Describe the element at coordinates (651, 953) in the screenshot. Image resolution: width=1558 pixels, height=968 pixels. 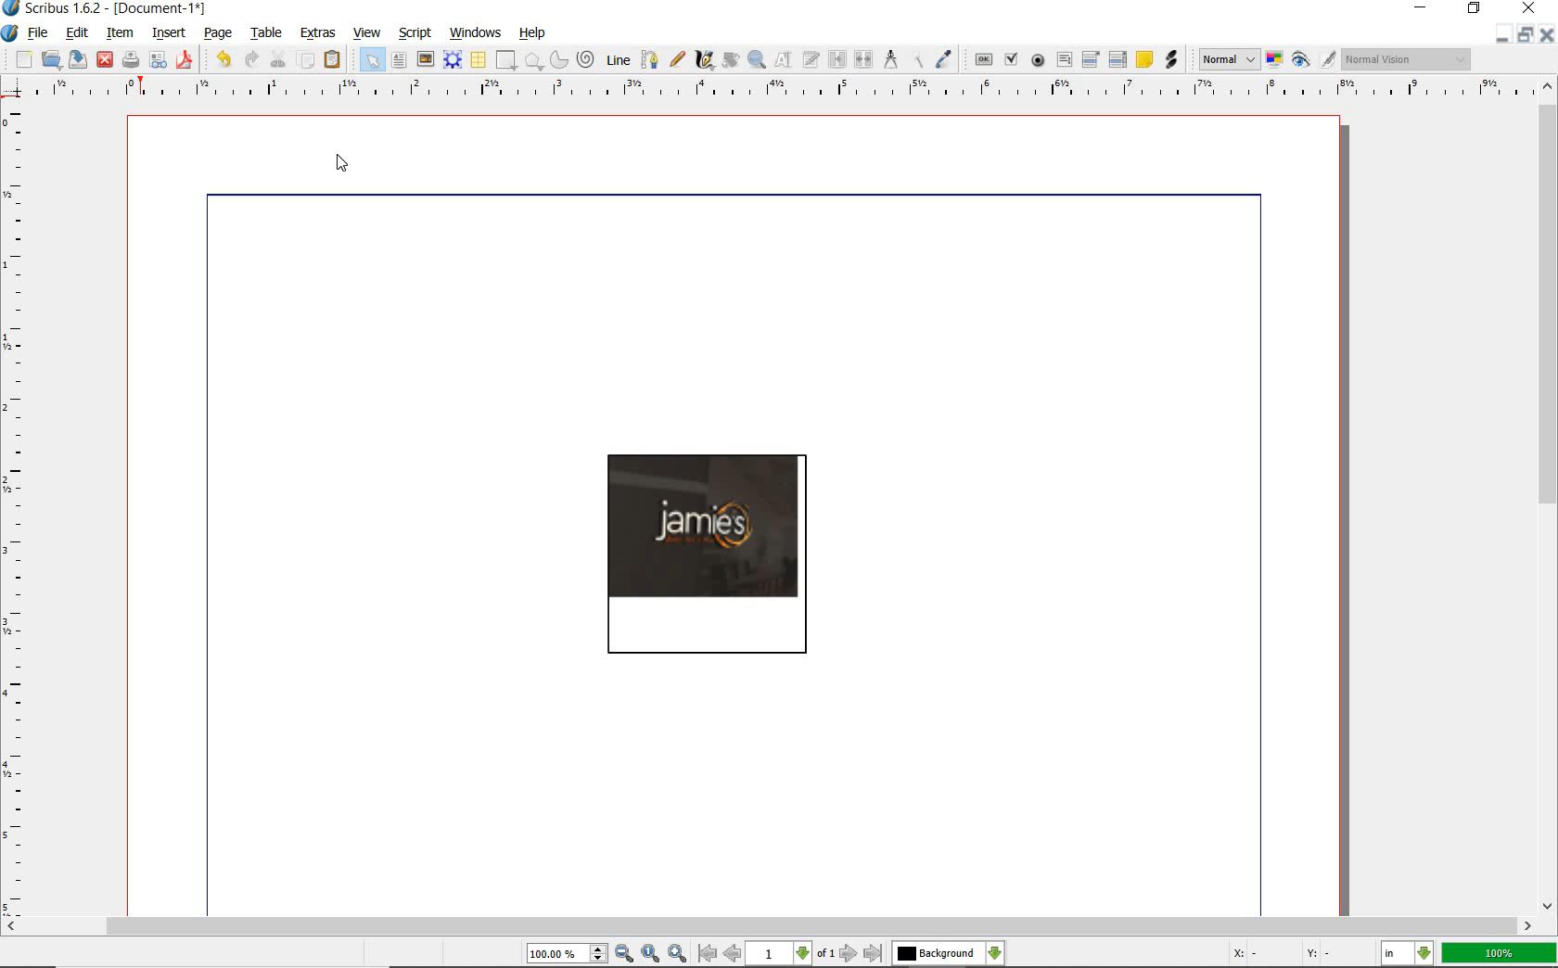
I see `Zoom to 100%` at that location.